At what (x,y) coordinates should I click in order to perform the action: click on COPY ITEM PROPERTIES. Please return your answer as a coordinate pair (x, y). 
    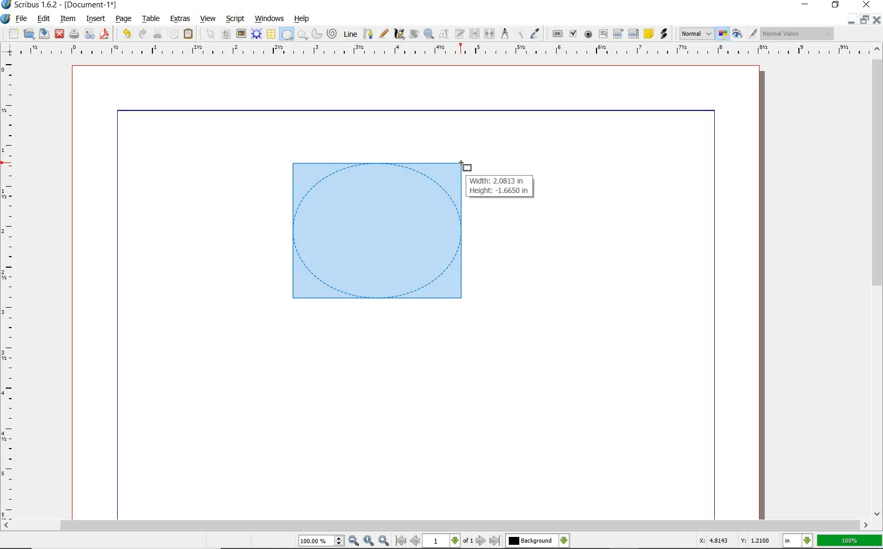
    Looking at the image, I should click on (520, 33).